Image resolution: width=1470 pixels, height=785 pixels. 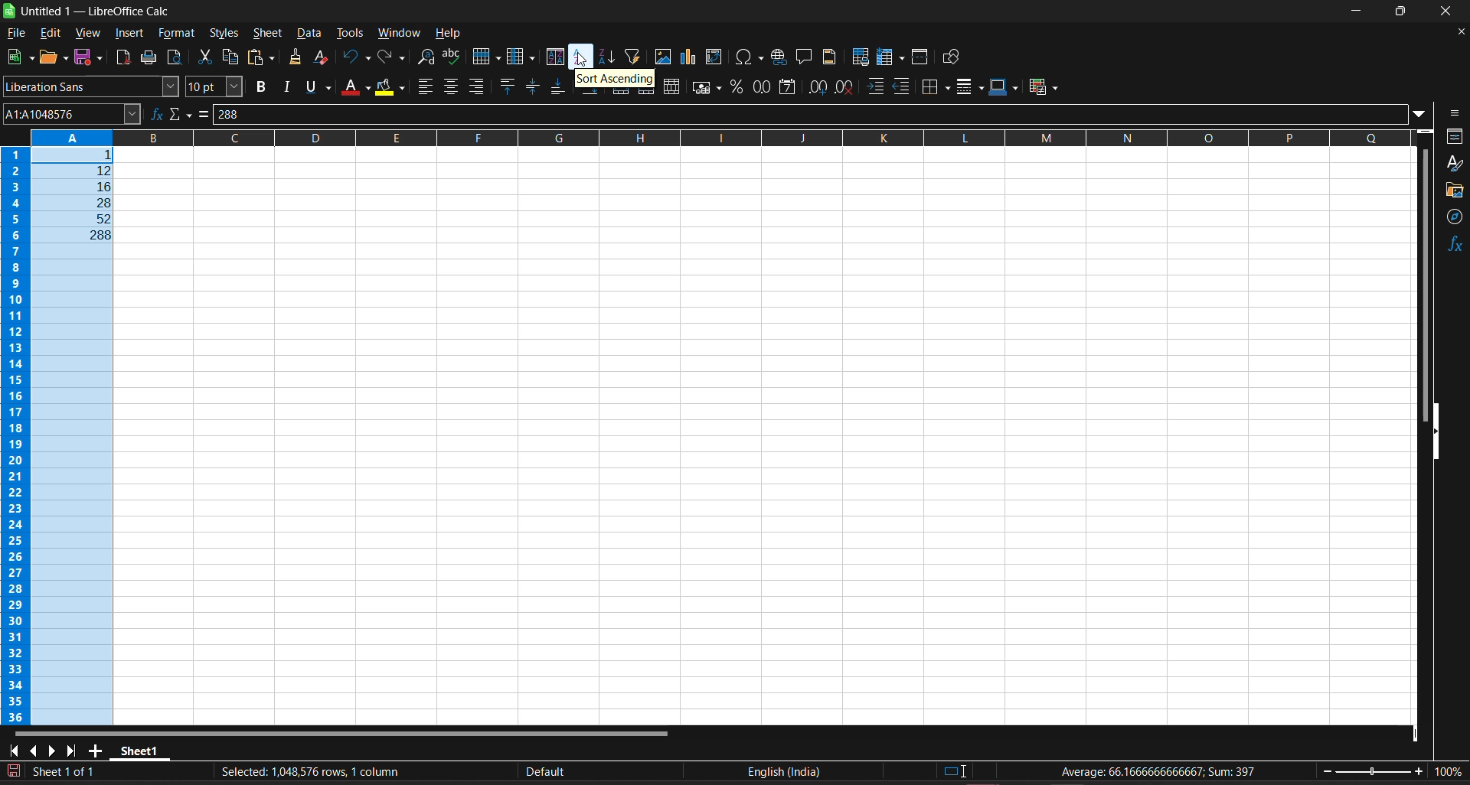 What do you see at coordinates (292, 87) in the screenshot?
I see `italic` at bounding box center [292, 87].